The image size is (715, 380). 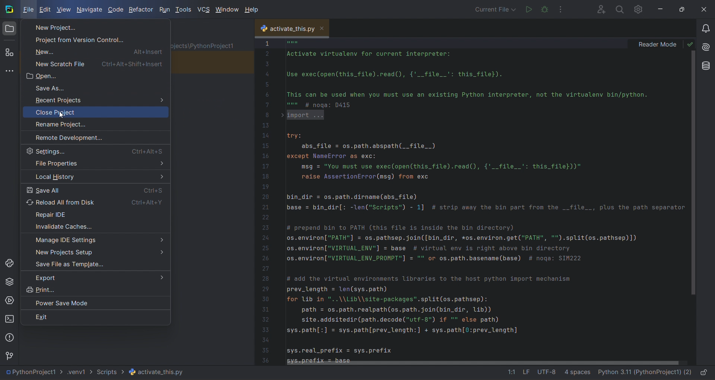 What do you see at coordinates (708, 65) in the screenshot?
I see `database` at bounding box center [708, 65].